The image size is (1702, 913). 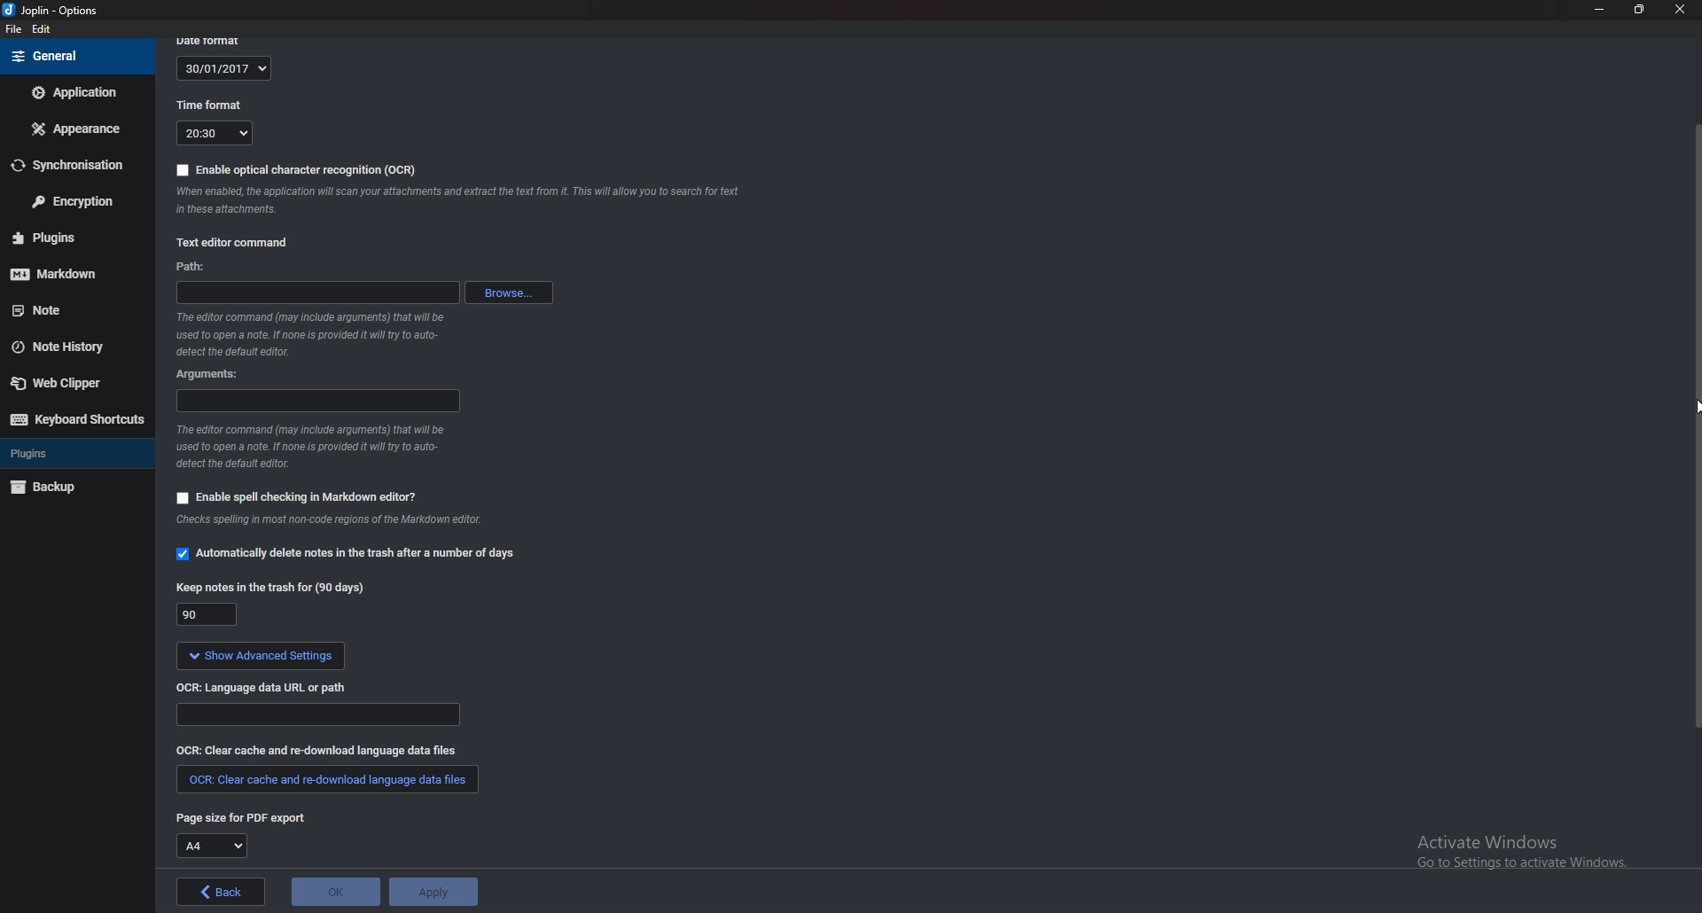 I want to click on page size for pdf export, so click(x=239, y=817).